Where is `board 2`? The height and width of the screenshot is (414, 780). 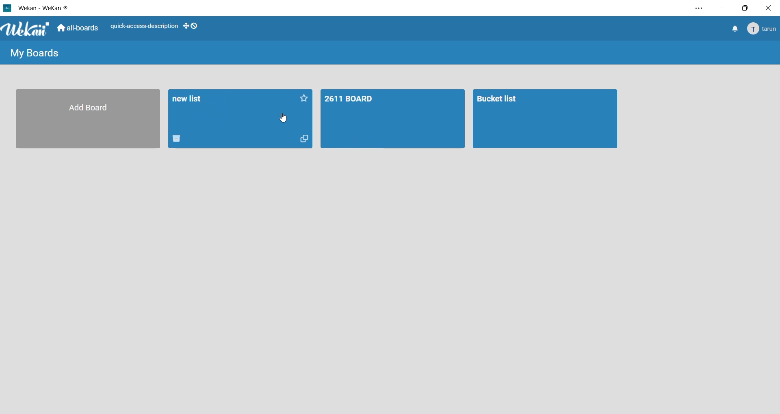 board 2 is located at coordinates (545, 120).